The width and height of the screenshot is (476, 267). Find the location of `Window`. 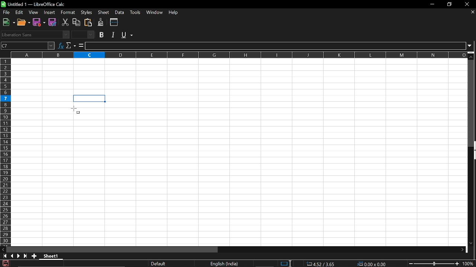

Window is located at coordinates (154, 13).